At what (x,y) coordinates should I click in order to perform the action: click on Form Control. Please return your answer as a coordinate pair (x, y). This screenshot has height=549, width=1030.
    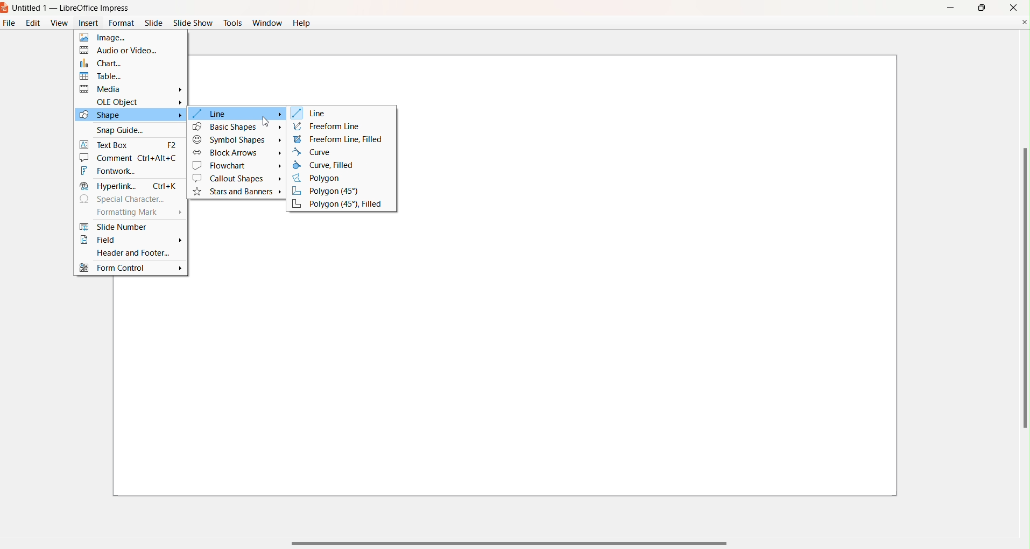
    Looking at the image, I should click on (131, 269).